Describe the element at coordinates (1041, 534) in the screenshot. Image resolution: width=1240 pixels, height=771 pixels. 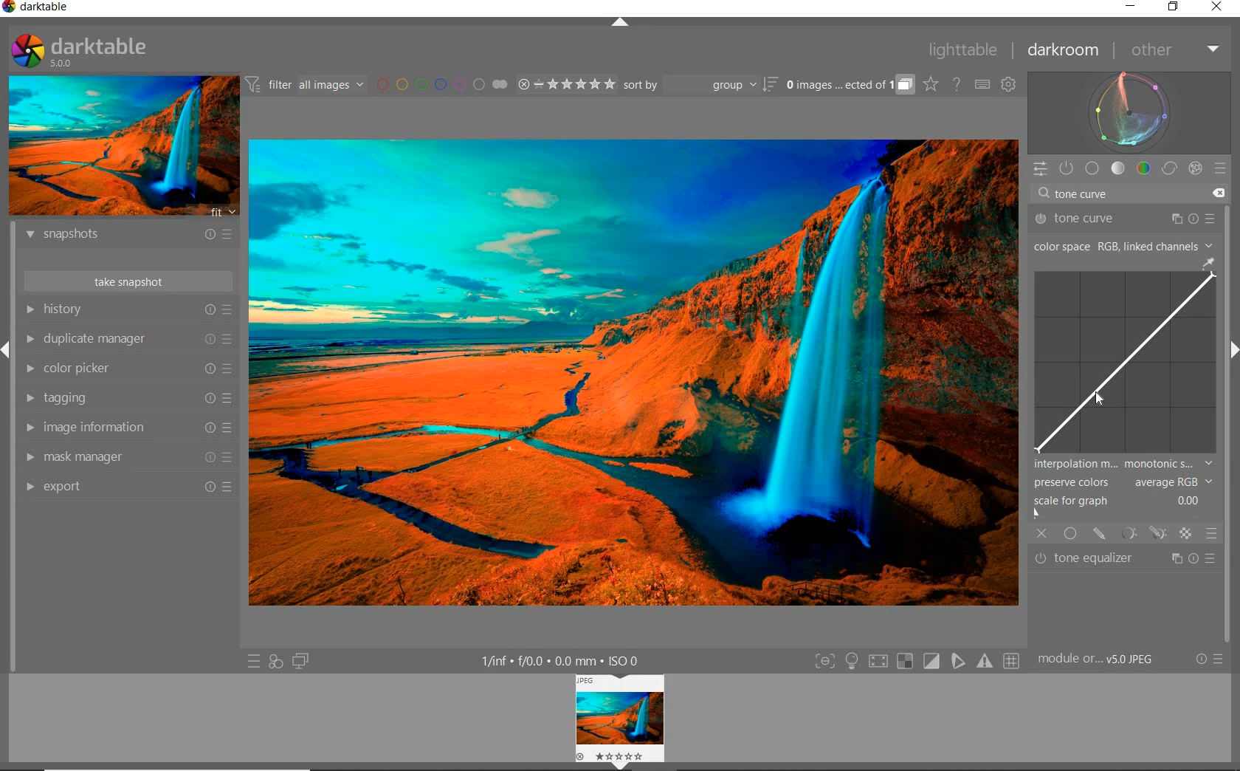
I see `OFF` at that location.